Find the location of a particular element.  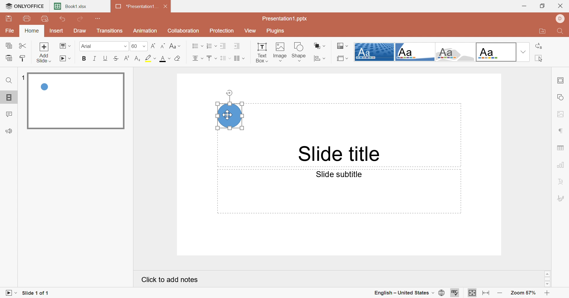

Slide 1 of 1 is located at coordinates (35, 294).